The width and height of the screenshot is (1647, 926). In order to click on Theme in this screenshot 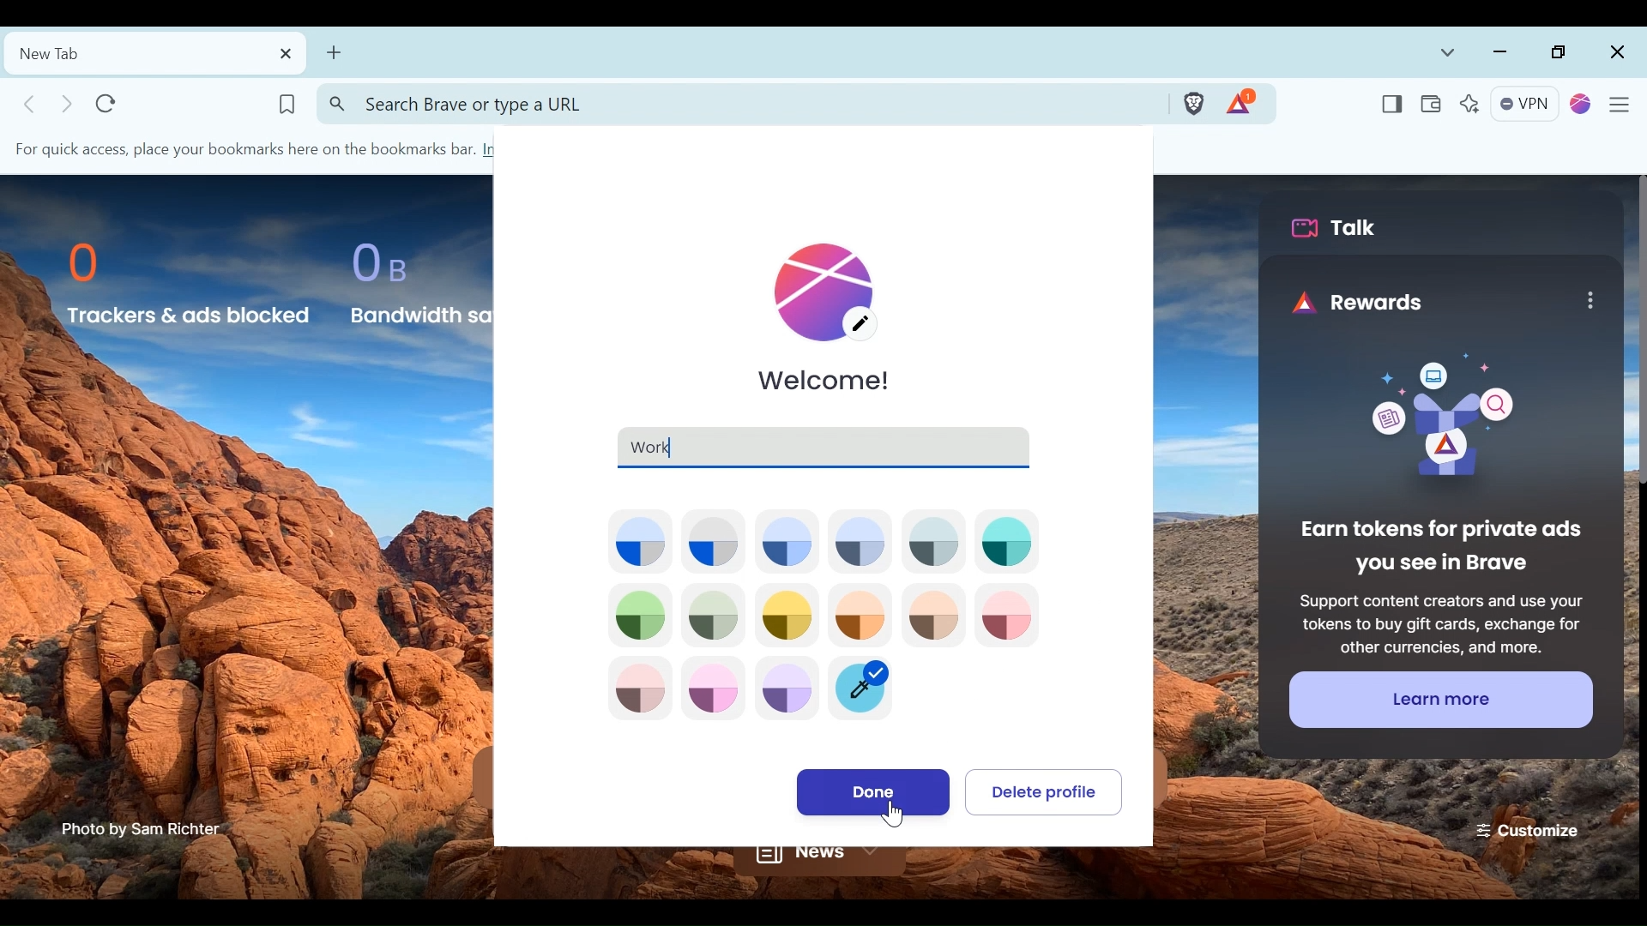, I will do `click(639, 540)`.